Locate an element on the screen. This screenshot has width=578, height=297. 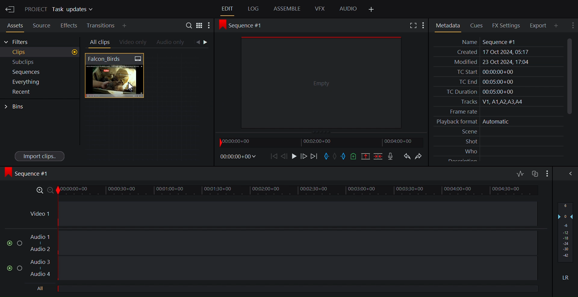
Move forward is located at coordinates (315, 157).